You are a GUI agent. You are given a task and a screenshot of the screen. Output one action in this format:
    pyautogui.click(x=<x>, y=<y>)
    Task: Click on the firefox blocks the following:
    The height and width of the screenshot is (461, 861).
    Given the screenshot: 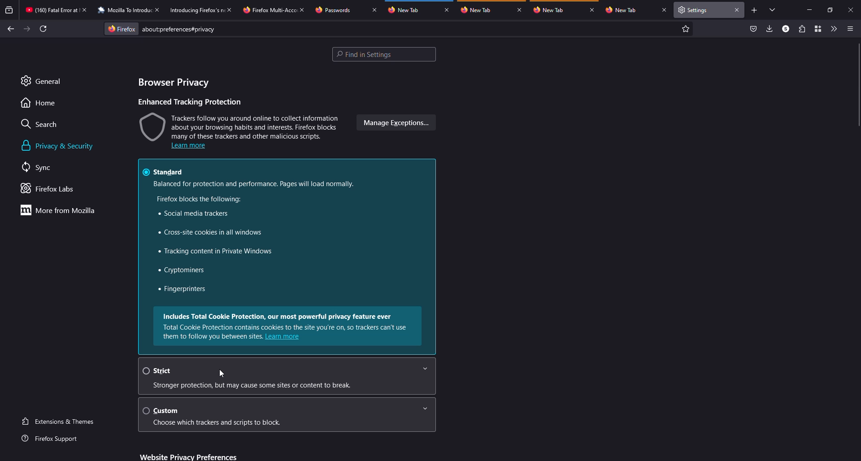 What is the action you would take?
    pyautogui.click(x=199, y=199)
    